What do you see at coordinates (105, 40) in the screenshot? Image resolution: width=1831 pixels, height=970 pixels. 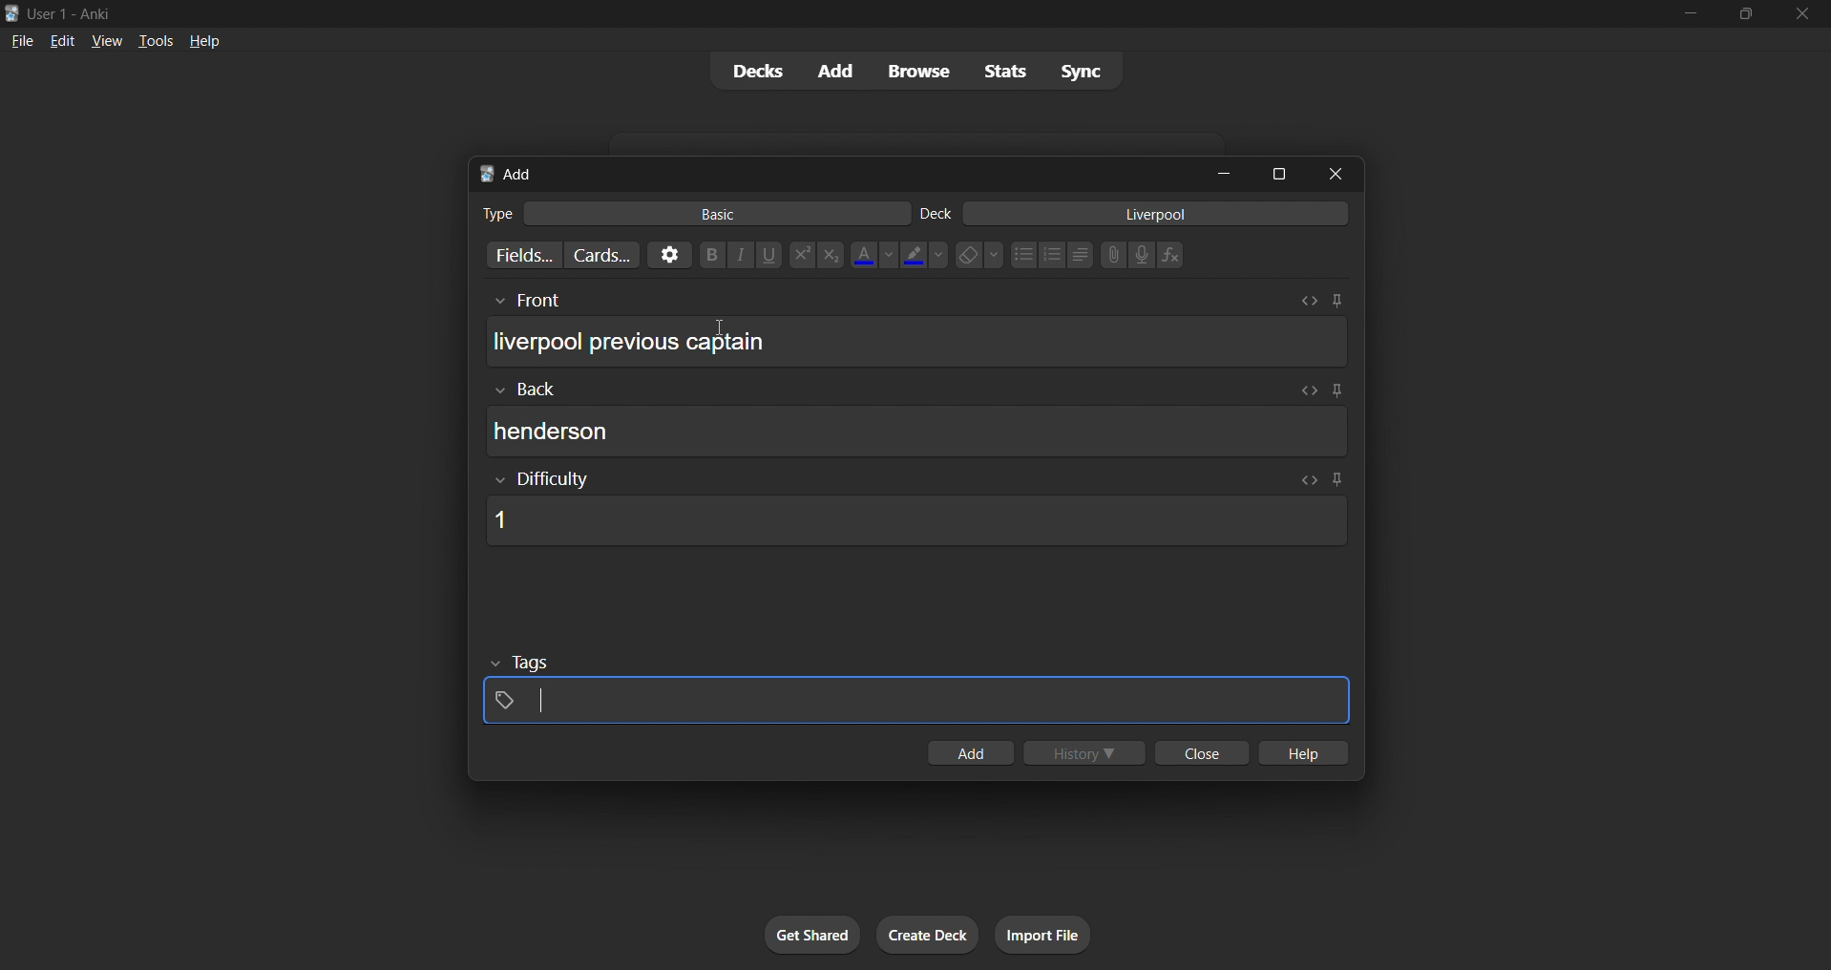 I see `view` at bounding box center [105, 40].